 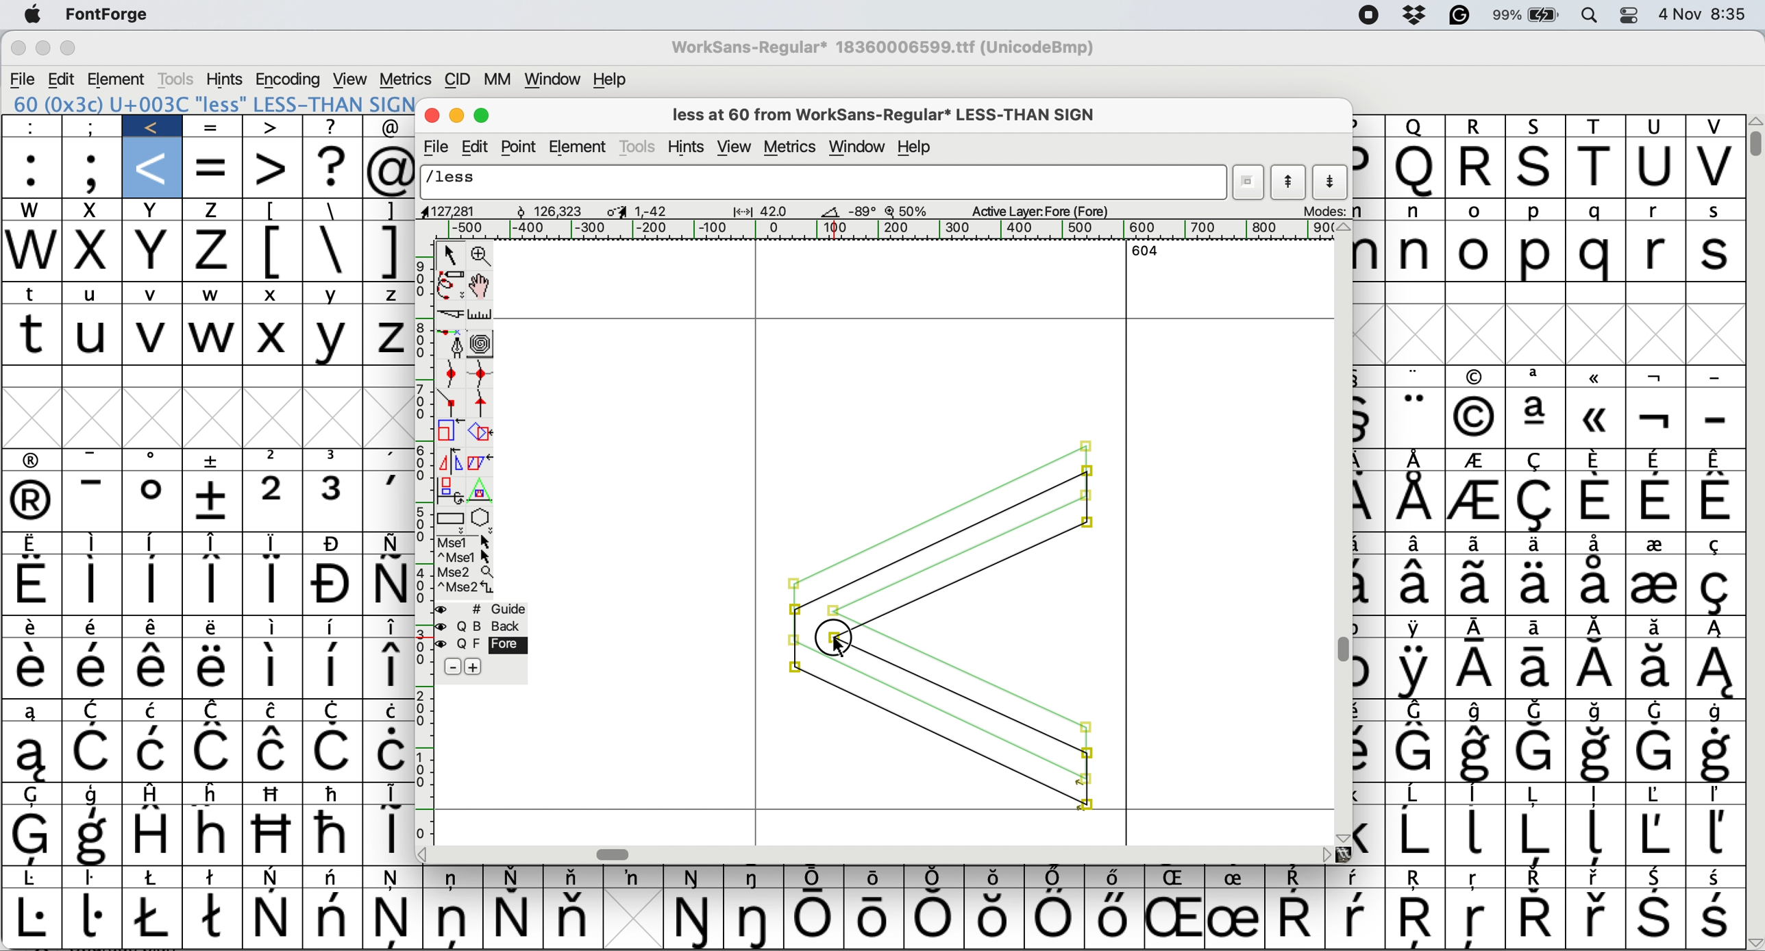 What do you see at coordinates (153, 210) in the screenshot?
I see `x` at bounding box center [153, 210].